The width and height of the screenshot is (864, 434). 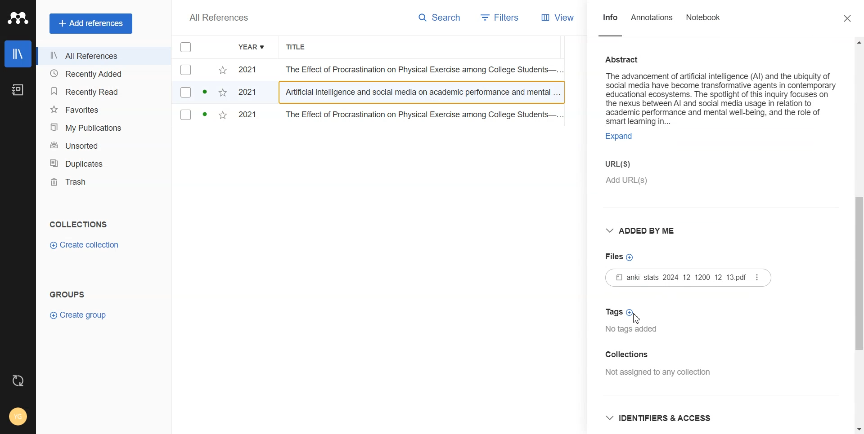 What do you see at coordinates (721, 87) in the screenshot?
I see `Abstract on the advancement of artificial intelligence (AI) and the ubiquity of social media have become transformative agents in contemporary educational ecosystems.` at bounding box center [721, 87].